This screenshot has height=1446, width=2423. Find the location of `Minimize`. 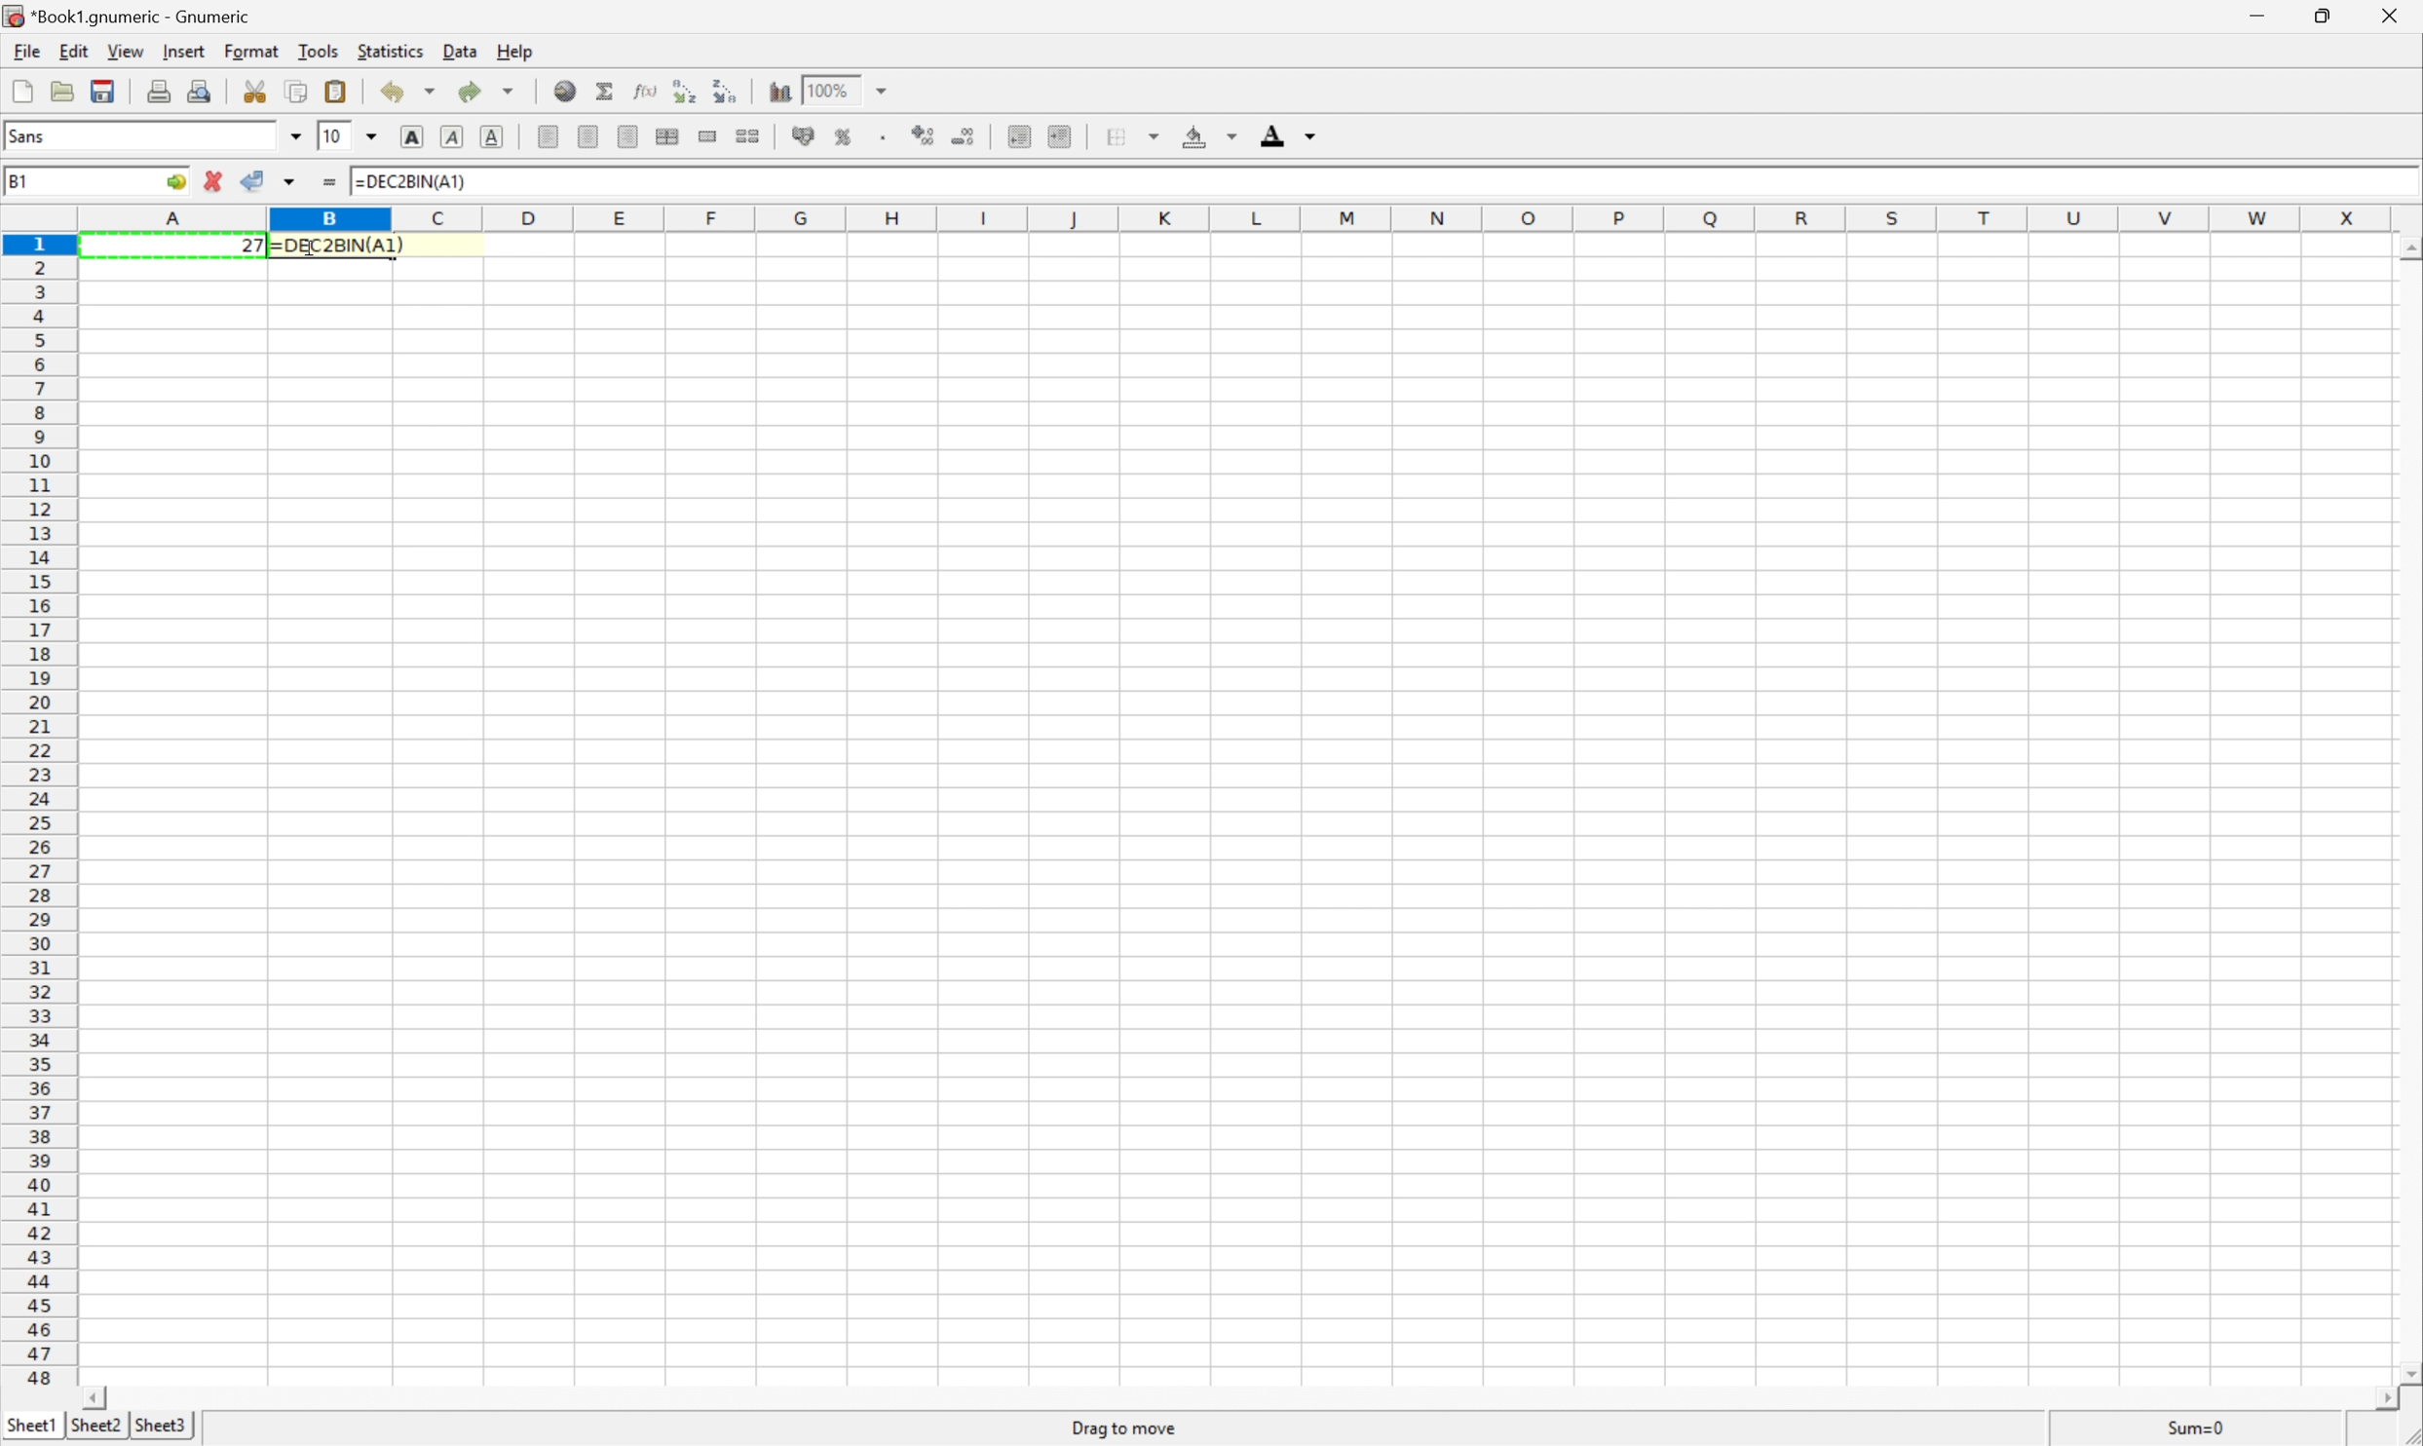

Minimize is located at coordinates (2258, 16).